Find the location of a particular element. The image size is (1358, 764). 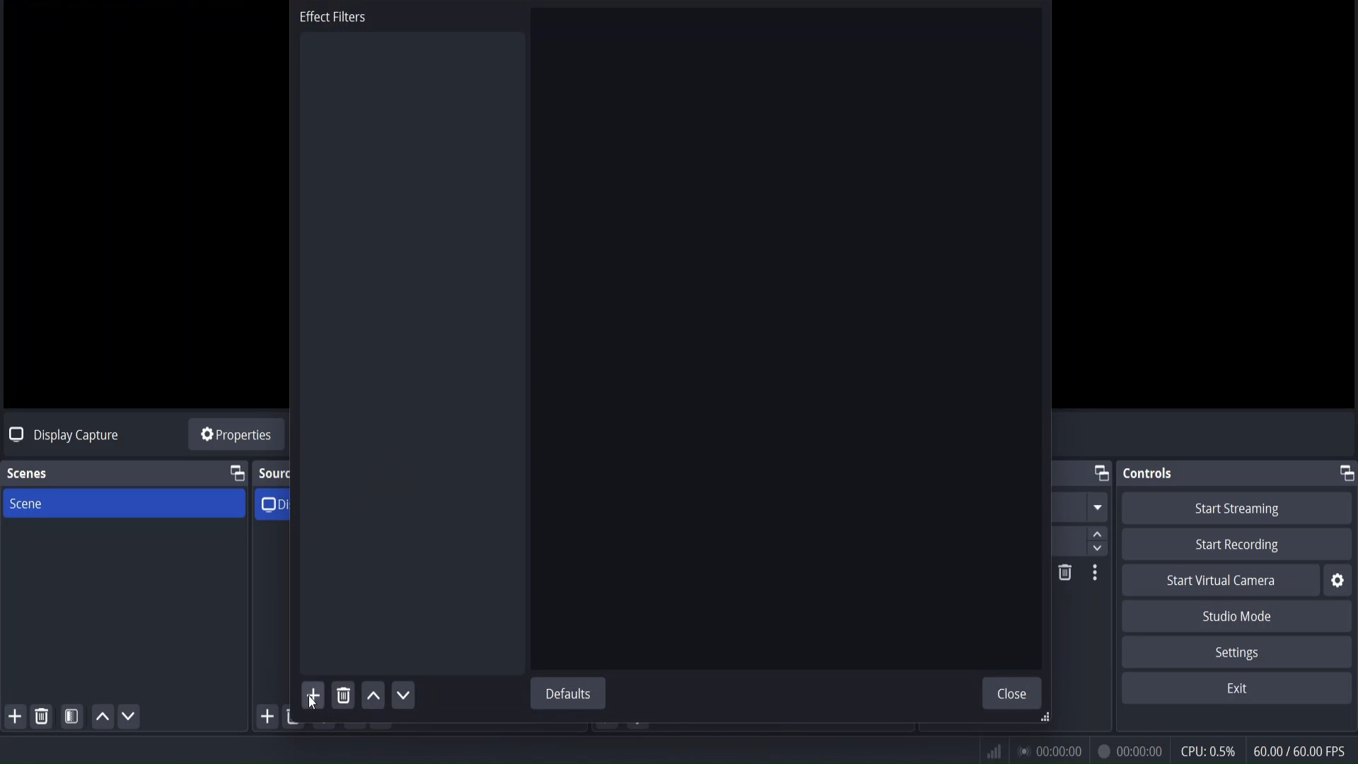

close is located at coordinates (1015, 693).